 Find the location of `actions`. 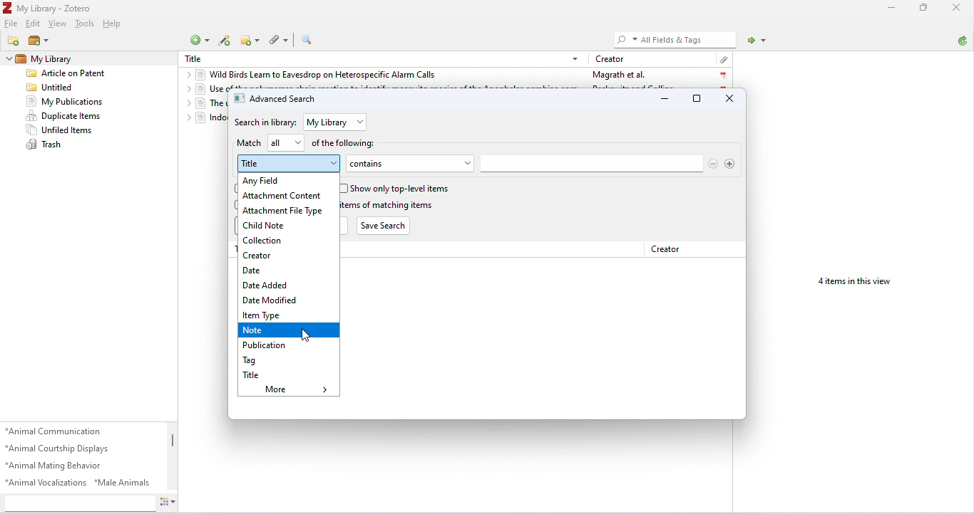

actions is located at coordinates (167, 501).